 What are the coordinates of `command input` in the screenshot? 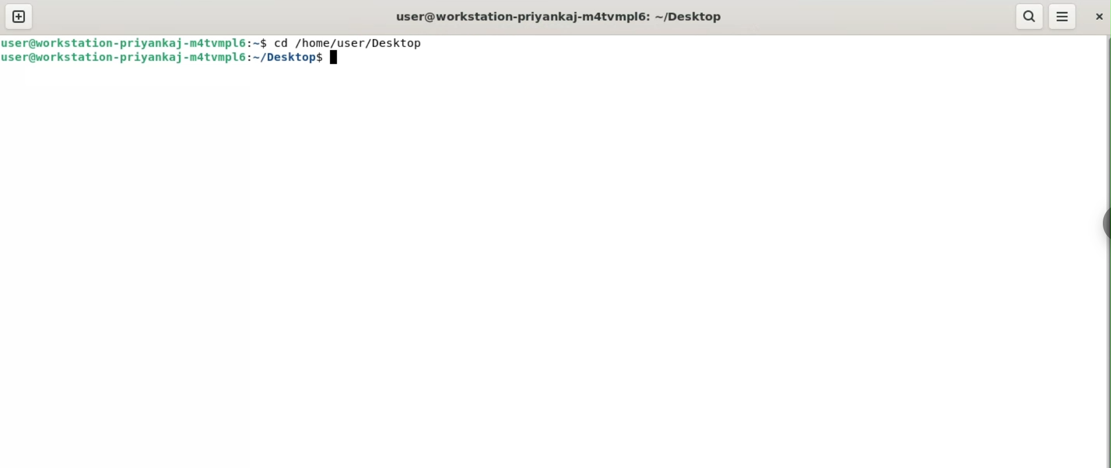 It's located at (717, 59).